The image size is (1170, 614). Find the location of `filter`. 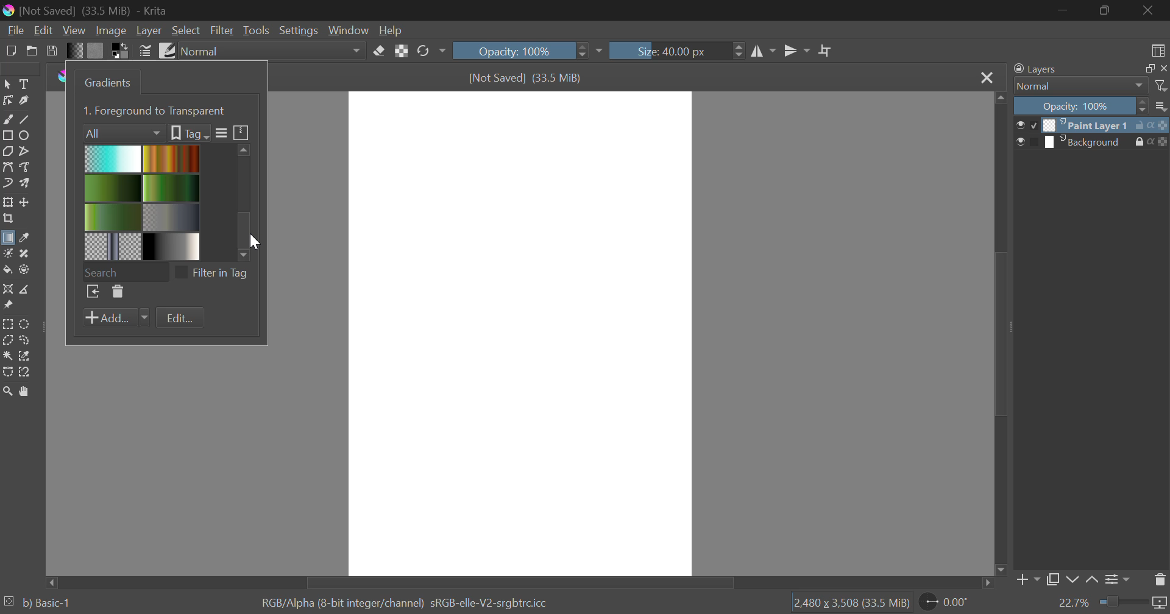

filter is located at coordinates (1162, 86).